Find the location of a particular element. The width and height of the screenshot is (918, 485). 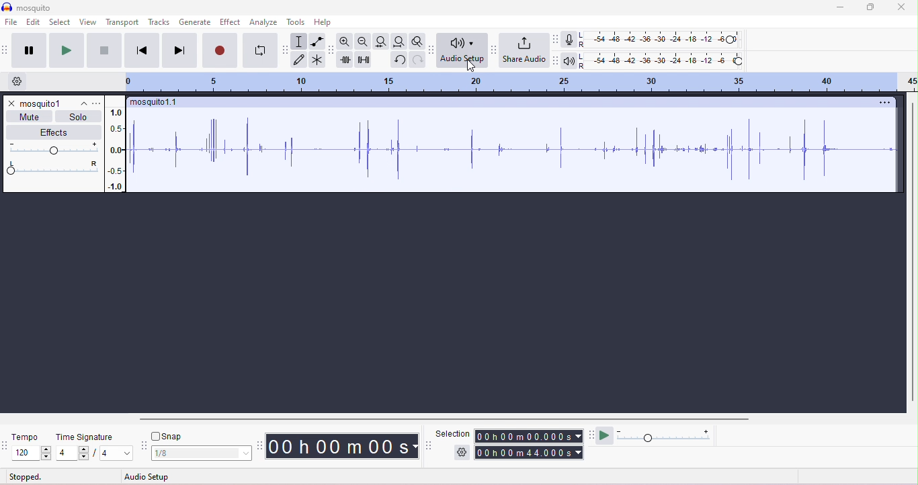

tempo is located at coordinates (24, 437).